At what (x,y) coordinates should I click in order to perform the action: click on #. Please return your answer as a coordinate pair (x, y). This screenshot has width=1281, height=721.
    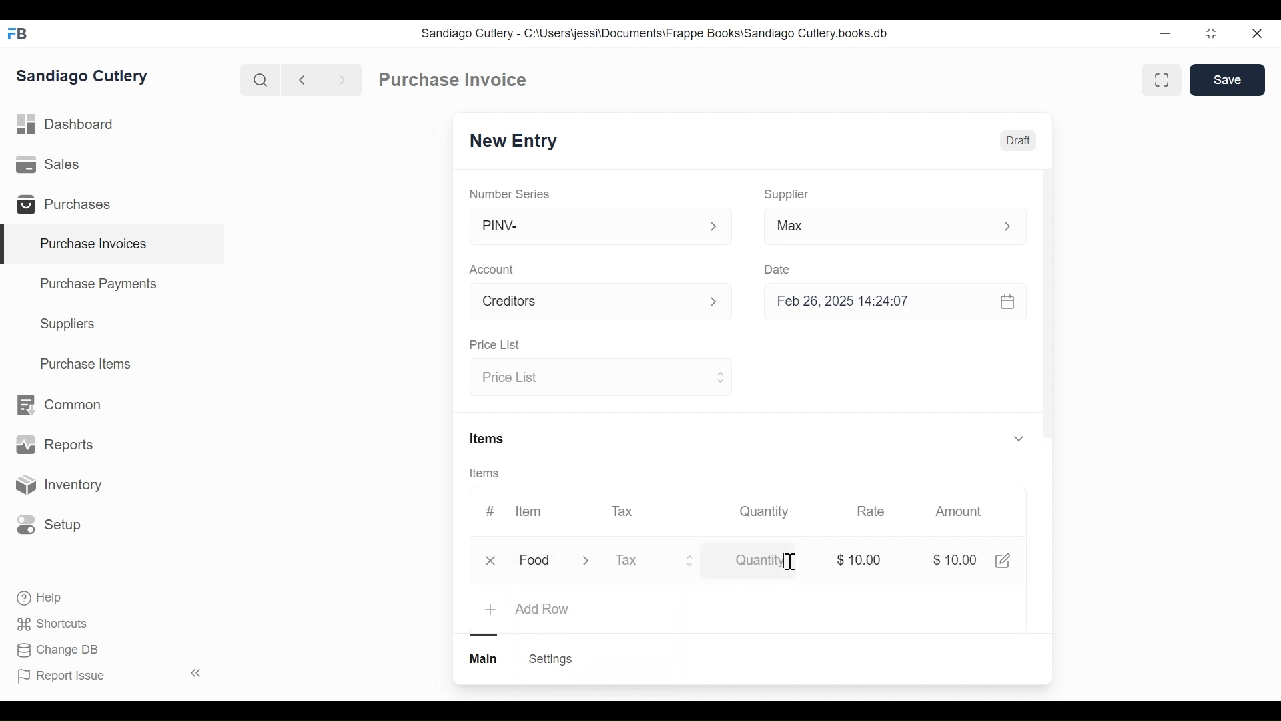
    Looking at the image, I should click on (490, 511).